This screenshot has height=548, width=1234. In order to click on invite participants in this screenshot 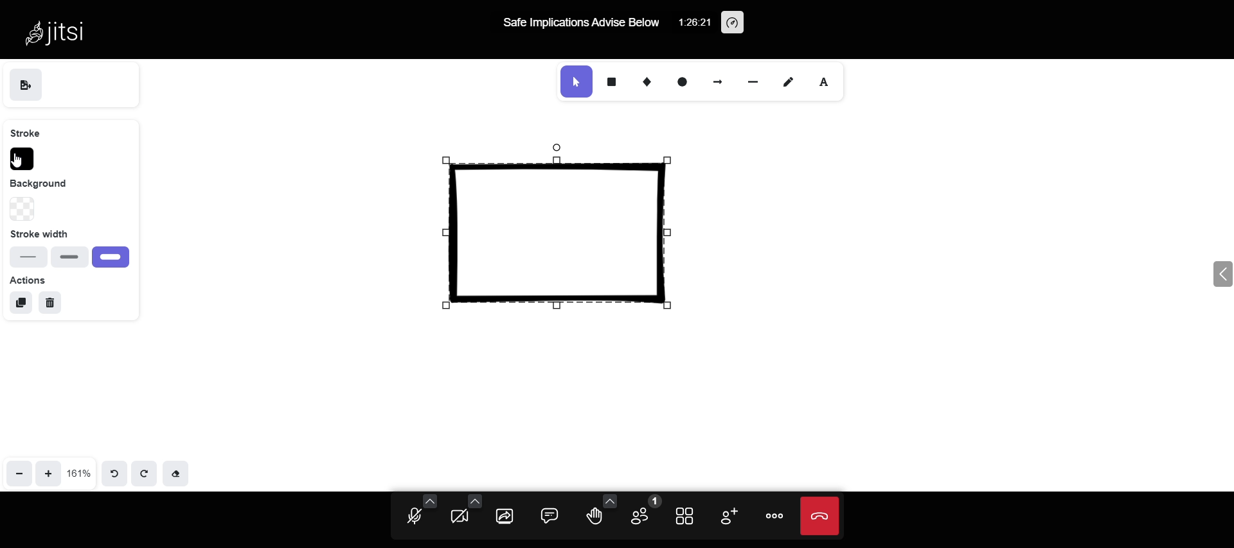, I will do `click(728, 518)`.